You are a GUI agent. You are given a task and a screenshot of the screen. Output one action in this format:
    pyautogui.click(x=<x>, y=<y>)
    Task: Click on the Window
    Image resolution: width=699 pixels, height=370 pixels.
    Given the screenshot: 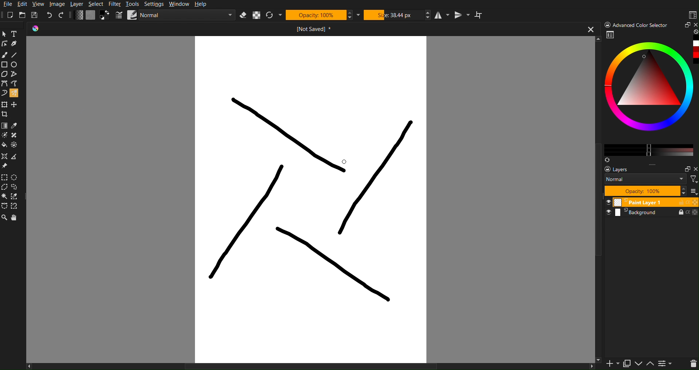 What is the action you would take?
    pyautogui.click(x=181, y=4)
    